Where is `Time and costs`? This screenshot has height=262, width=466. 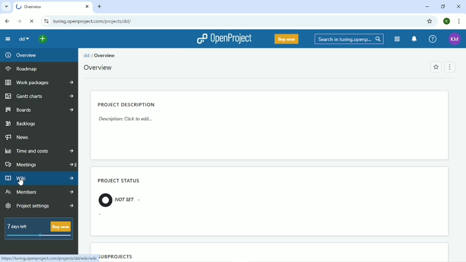 Time and costs is located at coordinates (31, 151).